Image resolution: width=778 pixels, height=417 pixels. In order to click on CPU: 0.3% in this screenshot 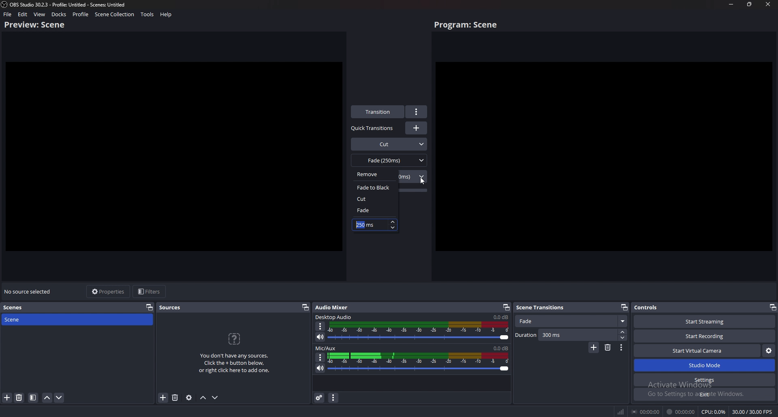, I will do `click(714, 412)`.